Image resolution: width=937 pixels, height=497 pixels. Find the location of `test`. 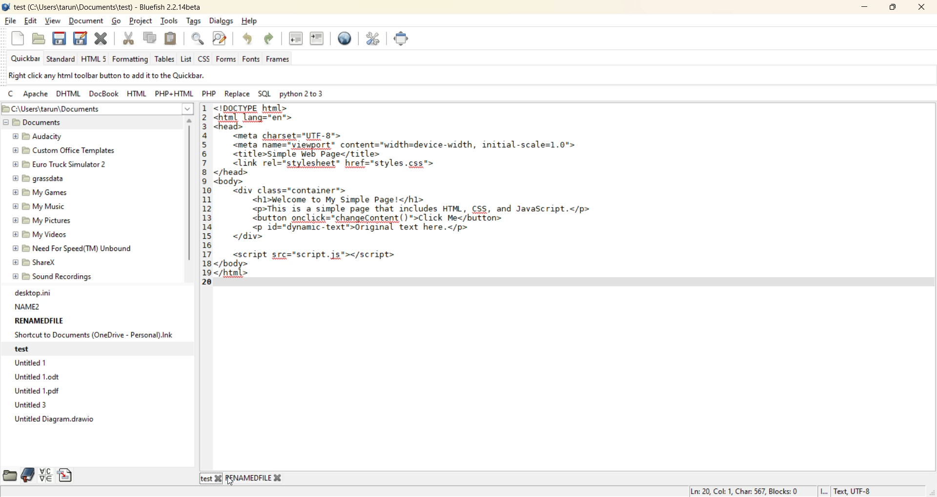

test is located at coordinates (206, 478).